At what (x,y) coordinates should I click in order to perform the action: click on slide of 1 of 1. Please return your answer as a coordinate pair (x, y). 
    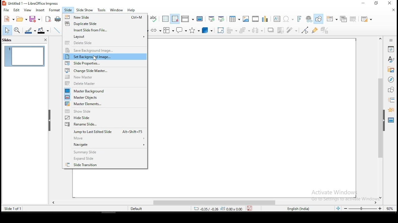
    Looking at the image, I should click on (13, 208).